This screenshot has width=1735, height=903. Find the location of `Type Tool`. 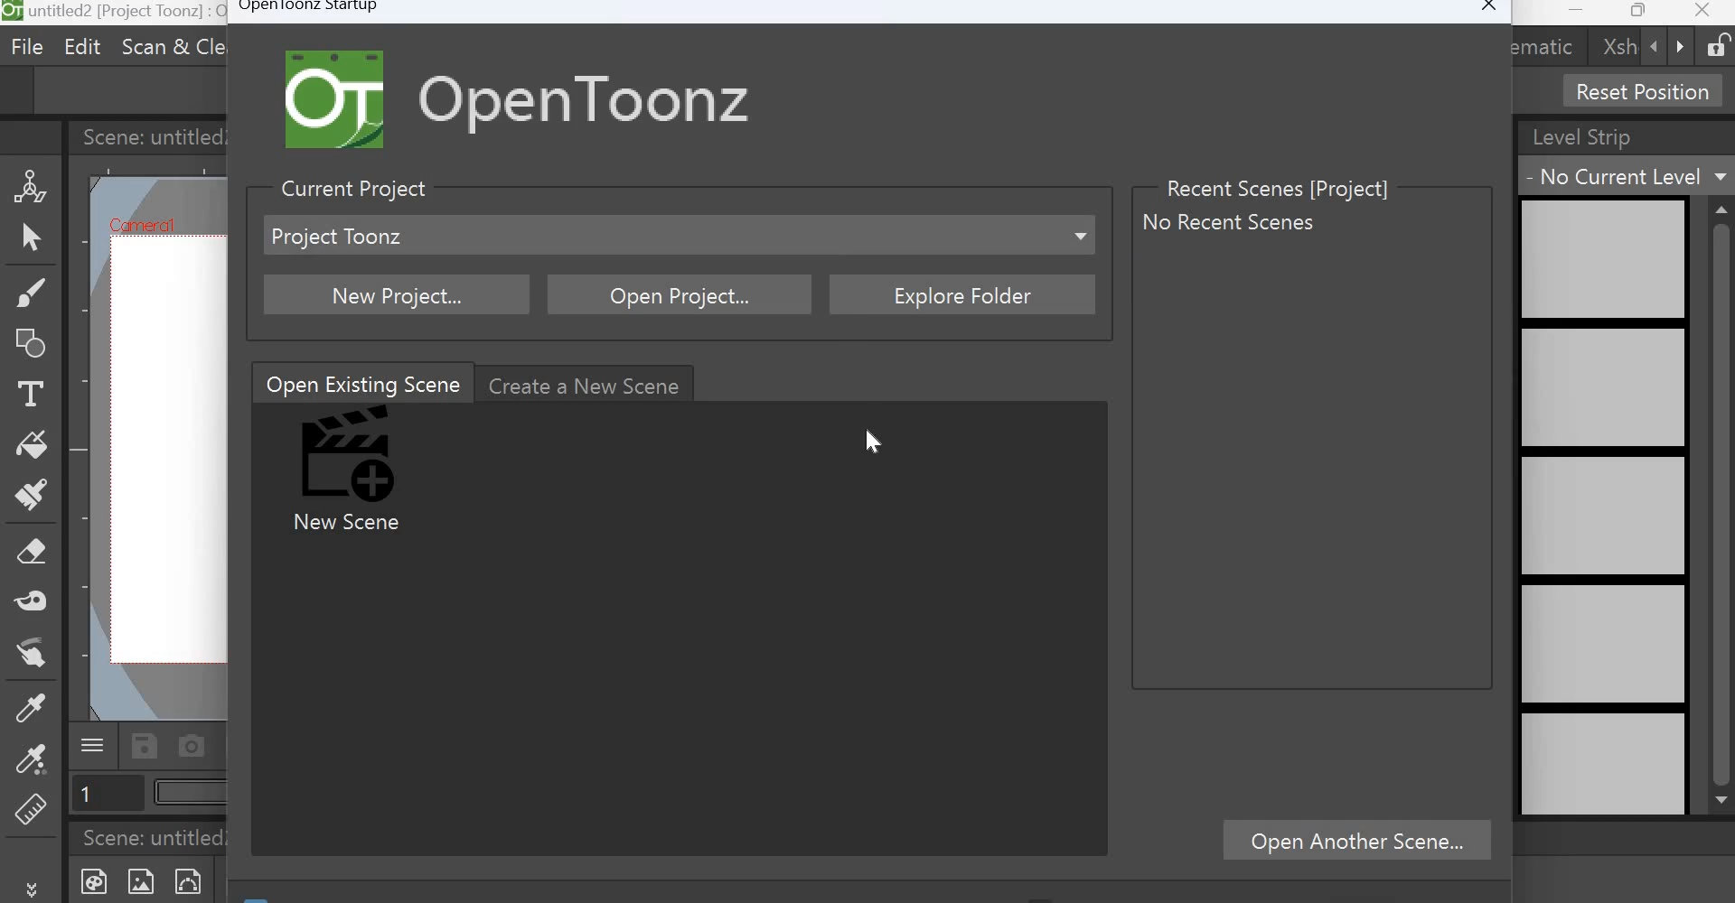

Type Tool is located at coordinates (28, 396).